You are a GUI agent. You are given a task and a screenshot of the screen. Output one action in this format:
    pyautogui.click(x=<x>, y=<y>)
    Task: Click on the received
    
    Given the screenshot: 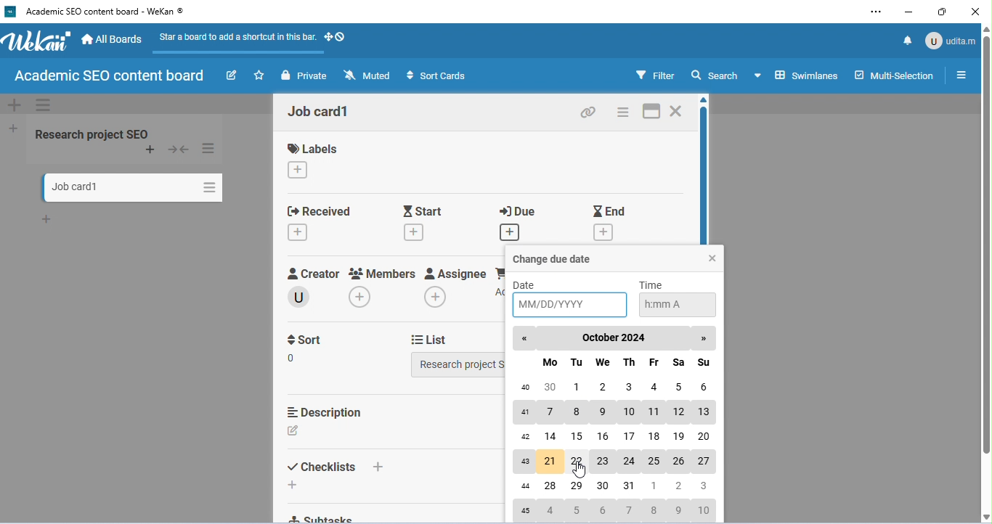 What is the action you would take?
    pyautogui.click(x=328, y=210)
    